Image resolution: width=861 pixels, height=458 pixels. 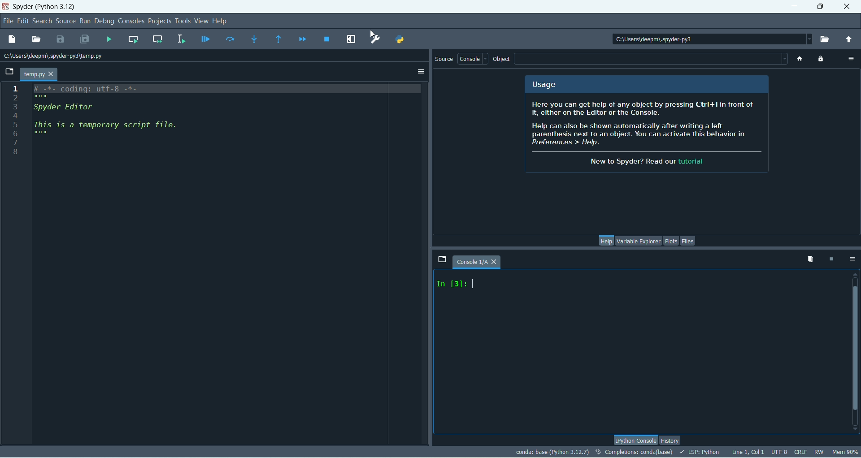 I want to click on options, so click(x=421, y=72).